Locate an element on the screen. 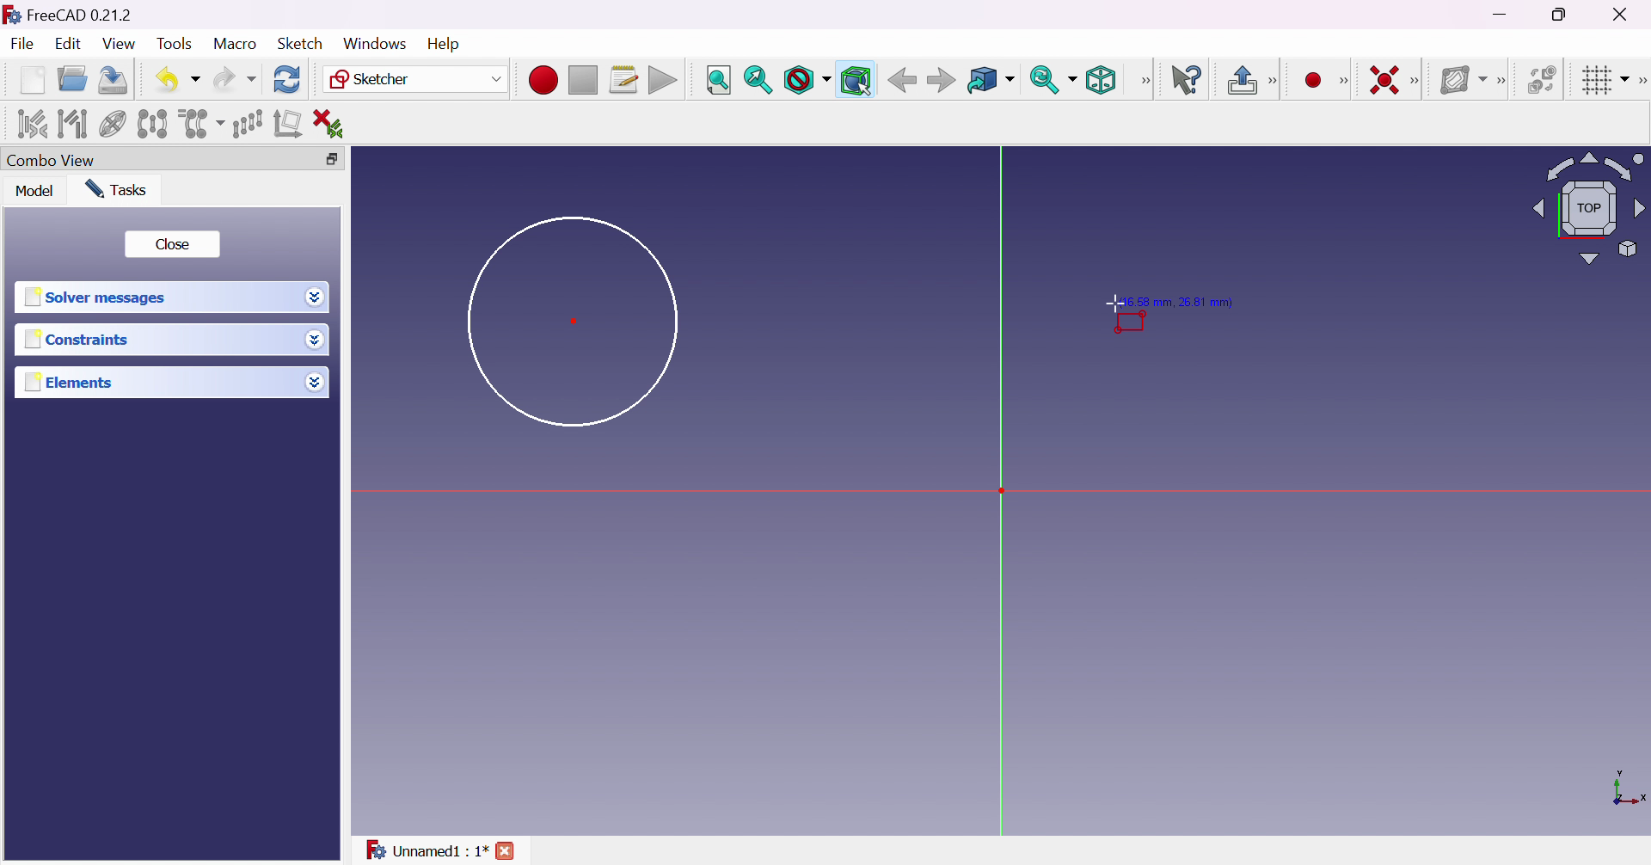  View is located at coordinates (1146, 80).